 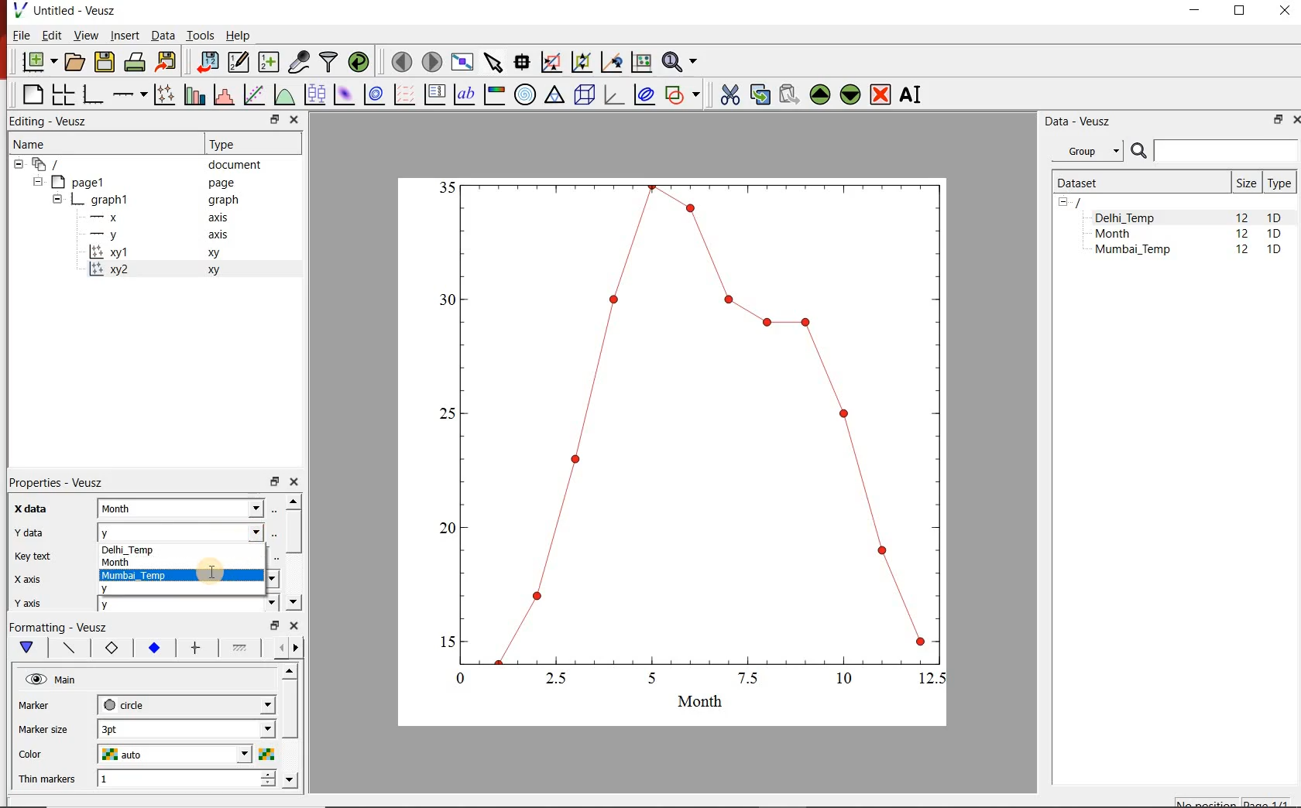 What do you see at coordinates (33, 508) in the screenshot?
I see `x-data` at bounding box center [33, 508].